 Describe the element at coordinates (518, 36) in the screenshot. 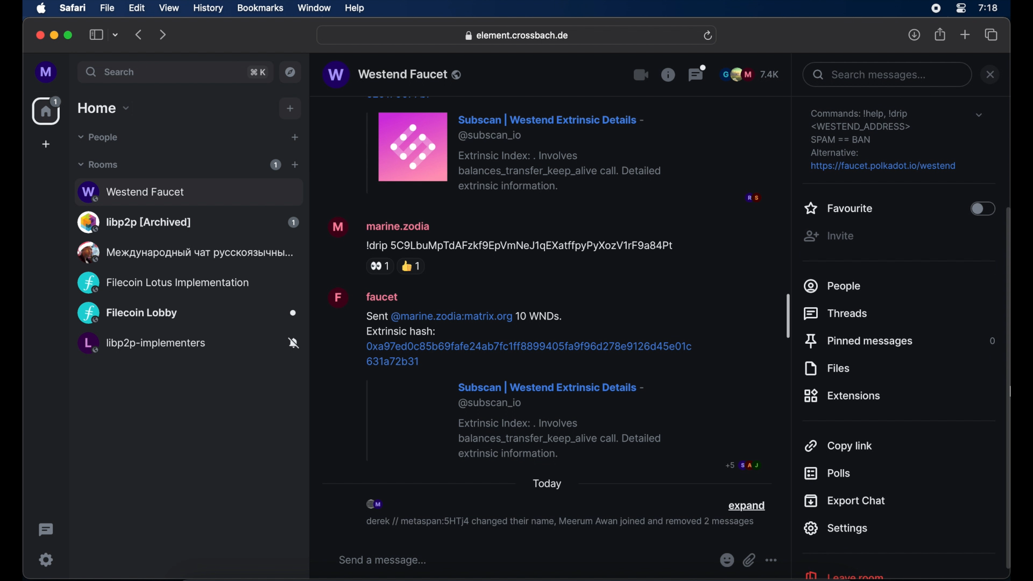

I see `web address` at that location.